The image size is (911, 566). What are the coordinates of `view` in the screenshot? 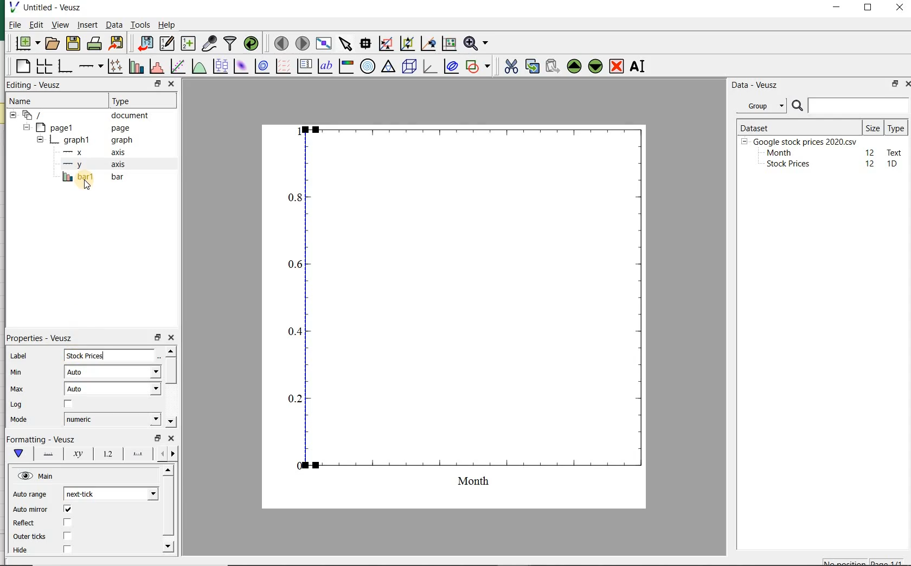 It's located at (60, 25).